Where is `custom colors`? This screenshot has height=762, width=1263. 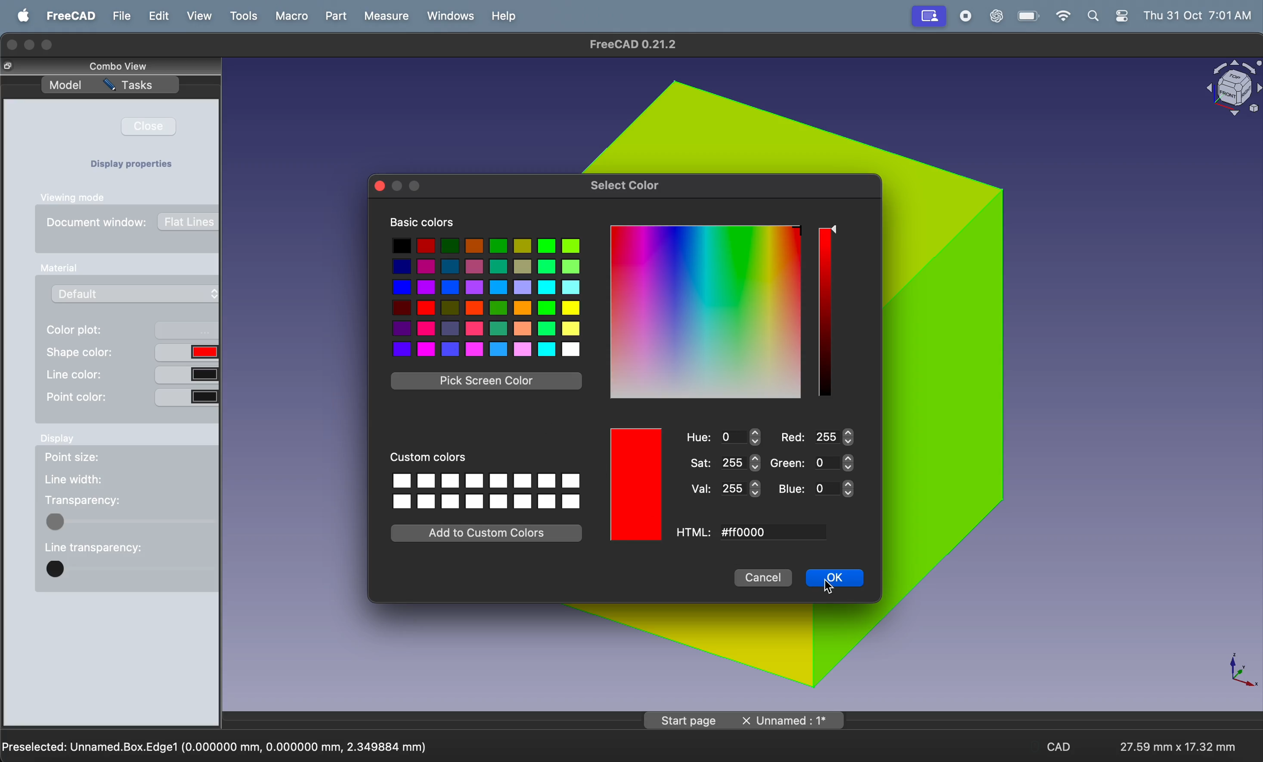 custom colors is located at coordinates (429, 459).